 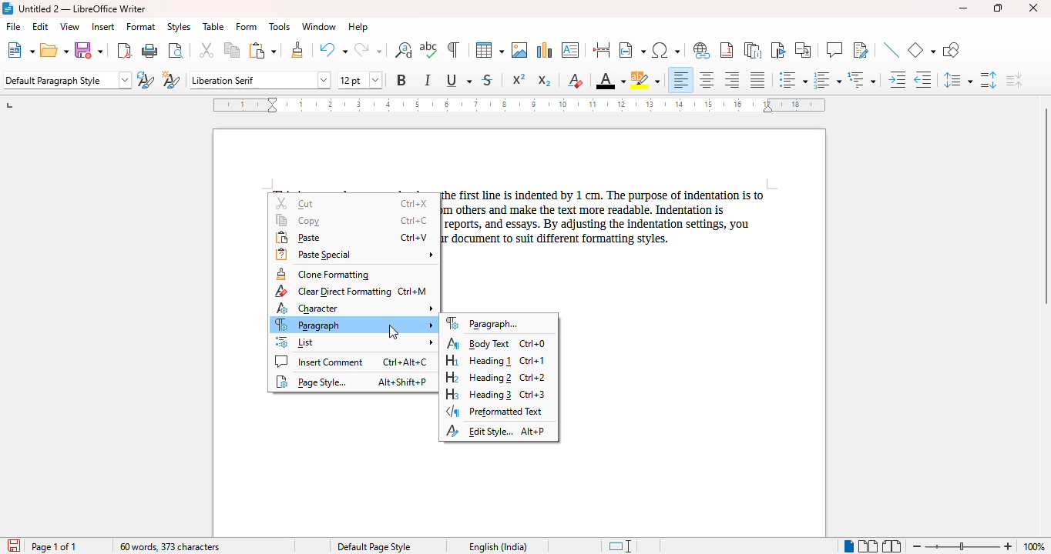 What do you see at coordinates (989, 79) in the screenshot?
I see `increase paragraph spacing` at bounding box center [989, 79].